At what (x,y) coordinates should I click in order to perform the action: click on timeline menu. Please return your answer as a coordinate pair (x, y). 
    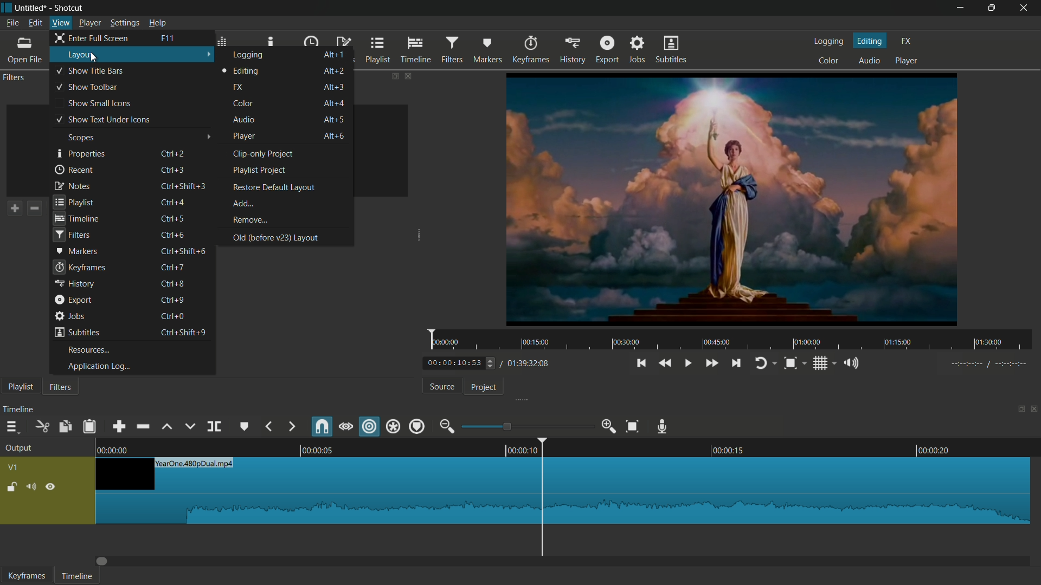
    Looking at the image, I should click on (11, 427).